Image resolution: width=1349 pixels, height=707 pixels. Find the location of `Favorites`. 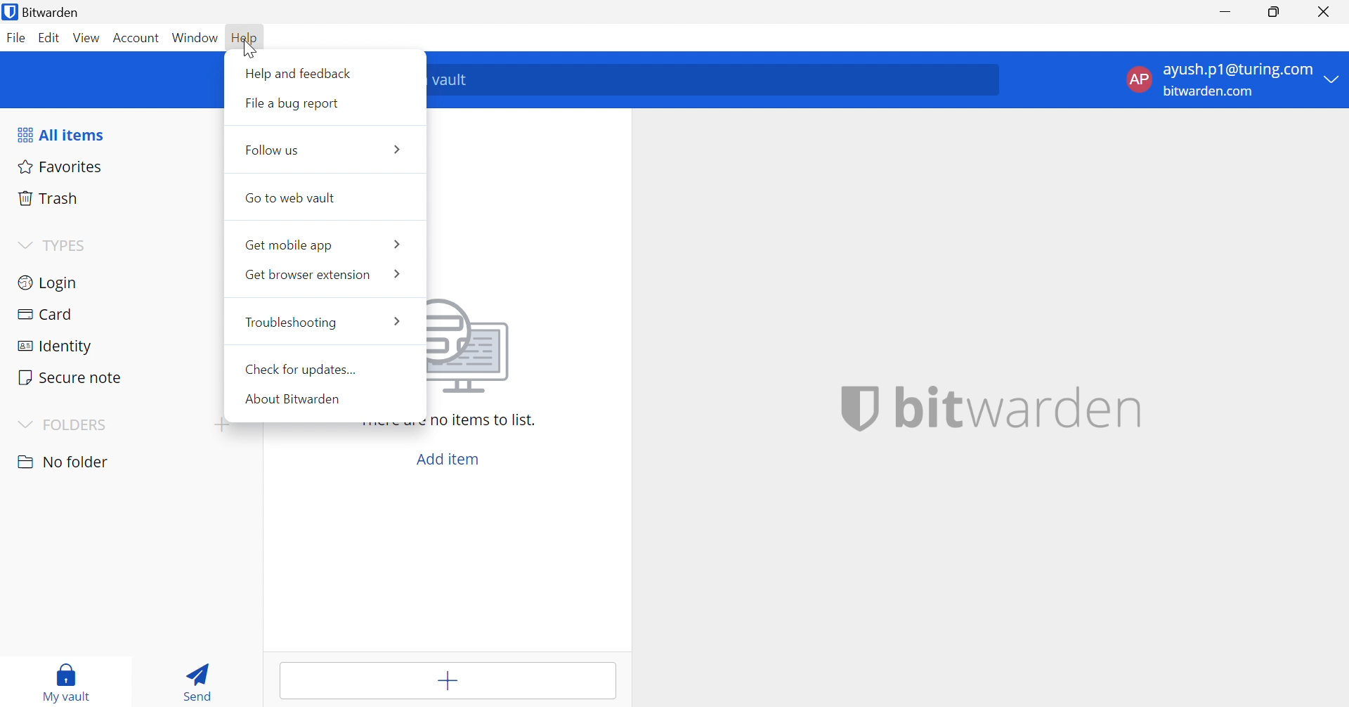

Favorites is located at coordinates (113, 167).